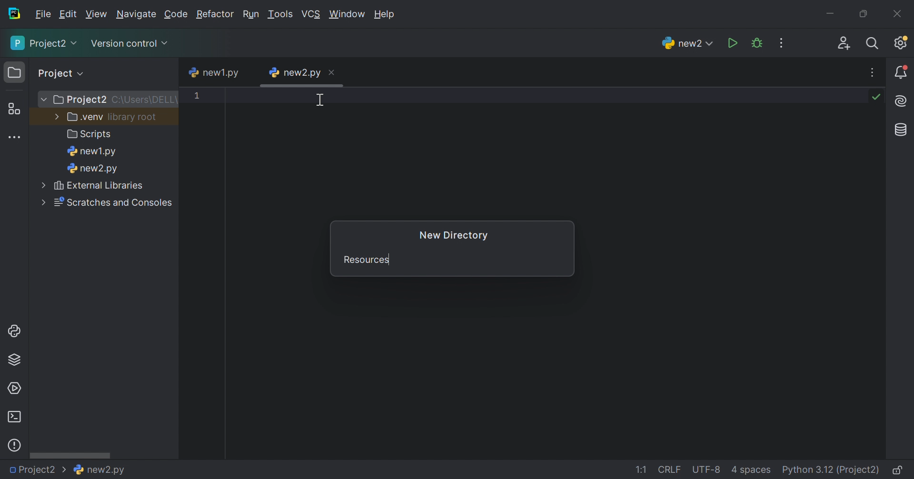 The height and width of the screenshot is (479, 914). Describe the element at coordinates (752, 469) in the screenshot. I see `4 spaces` at that location.